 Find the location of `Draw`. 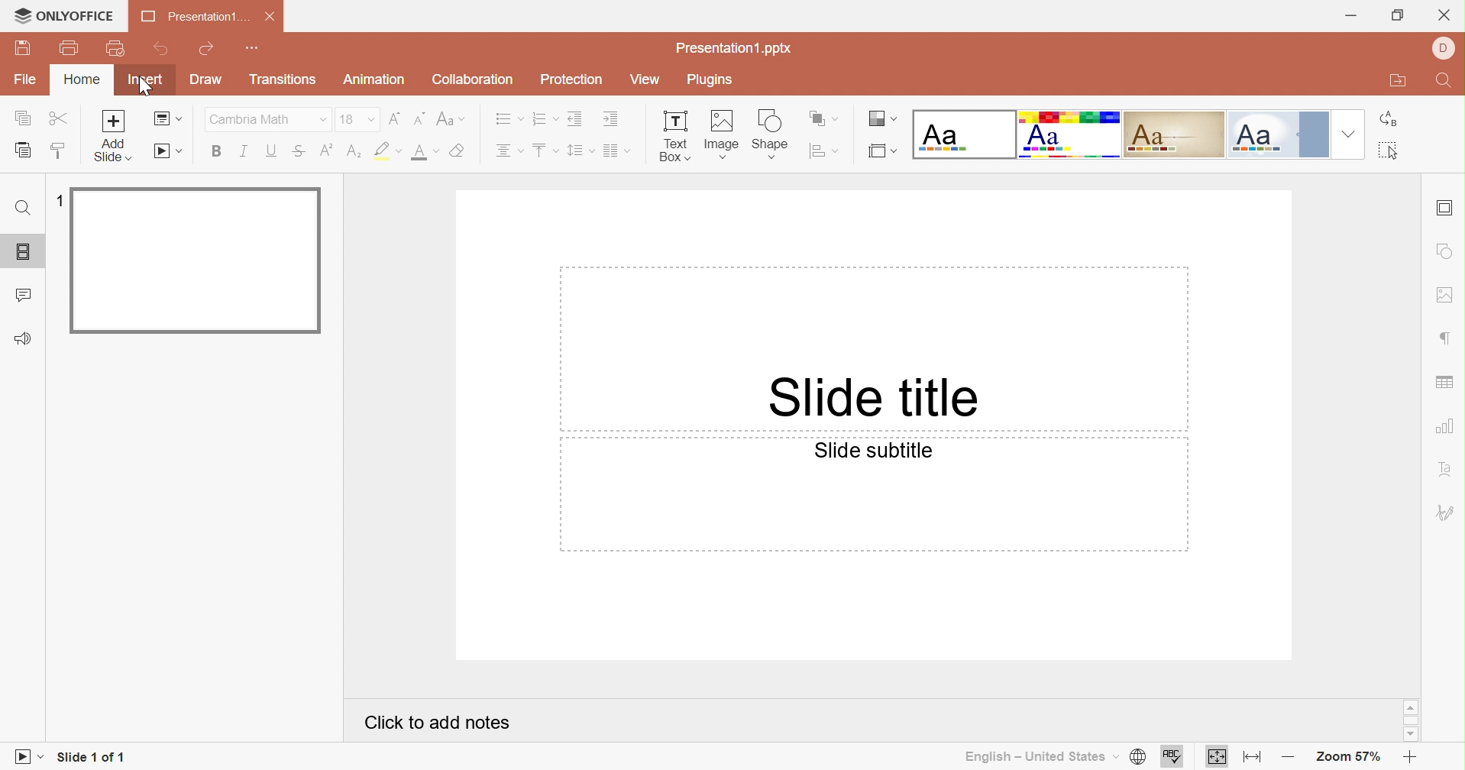

Draw is located at coordinates (206, 81).